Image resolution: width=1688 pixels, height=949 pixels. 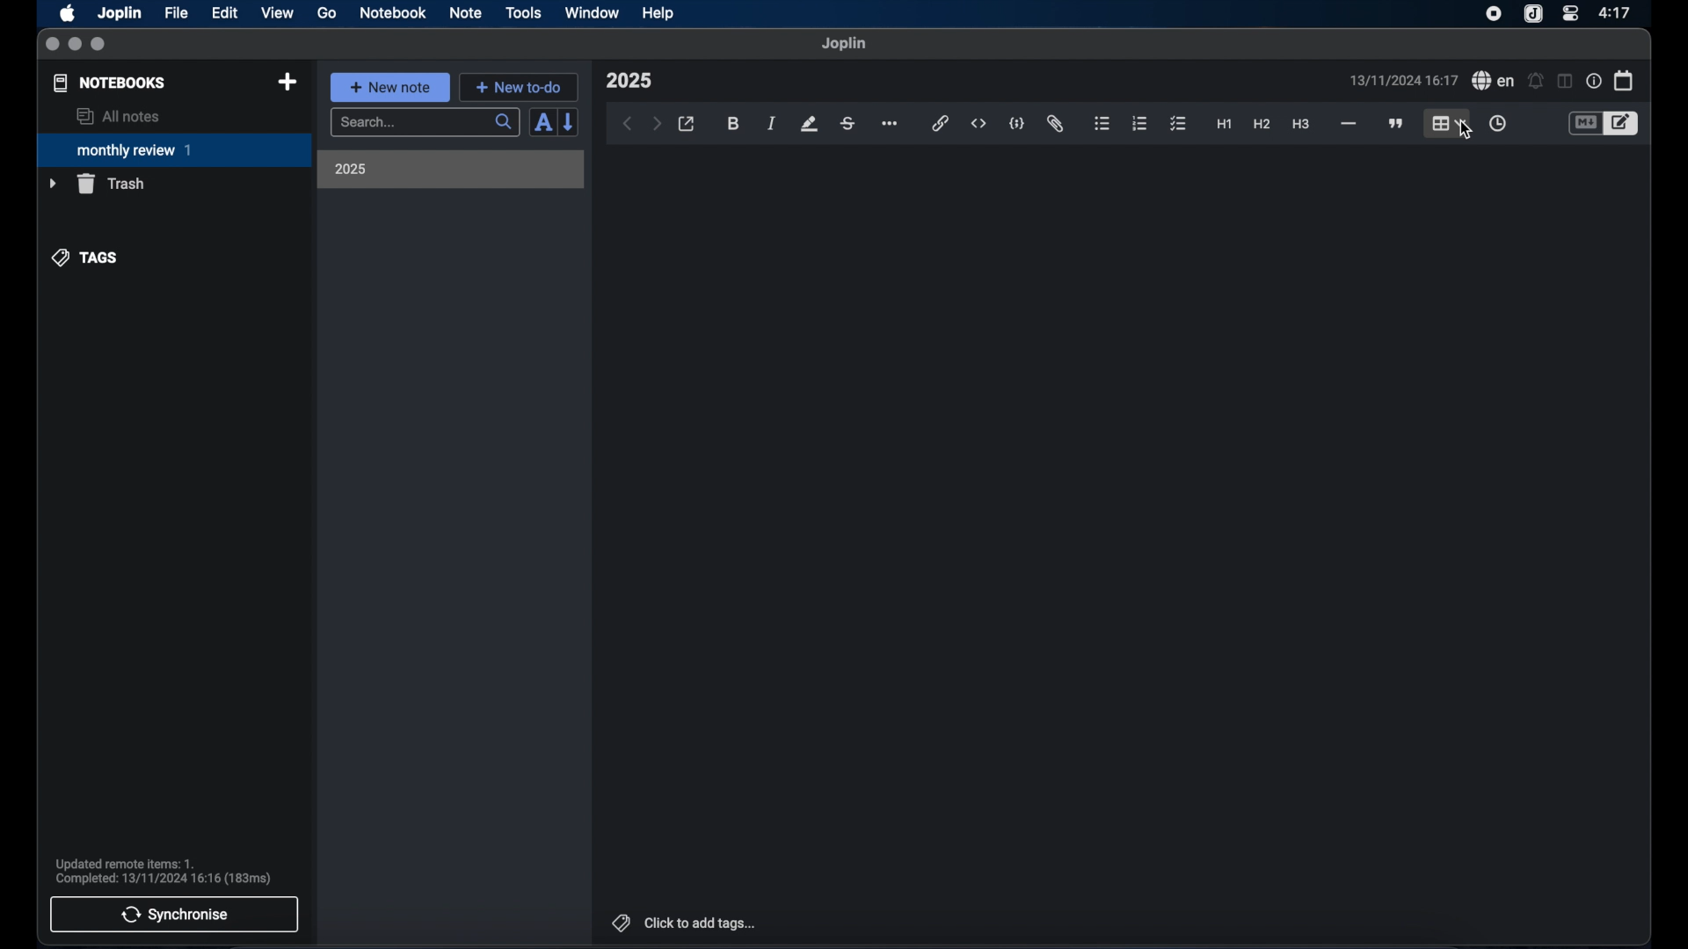 What do you see at coordinates (1178, 125) in the screenshot?
I see `check  list` at bounding box center [1178, 125].